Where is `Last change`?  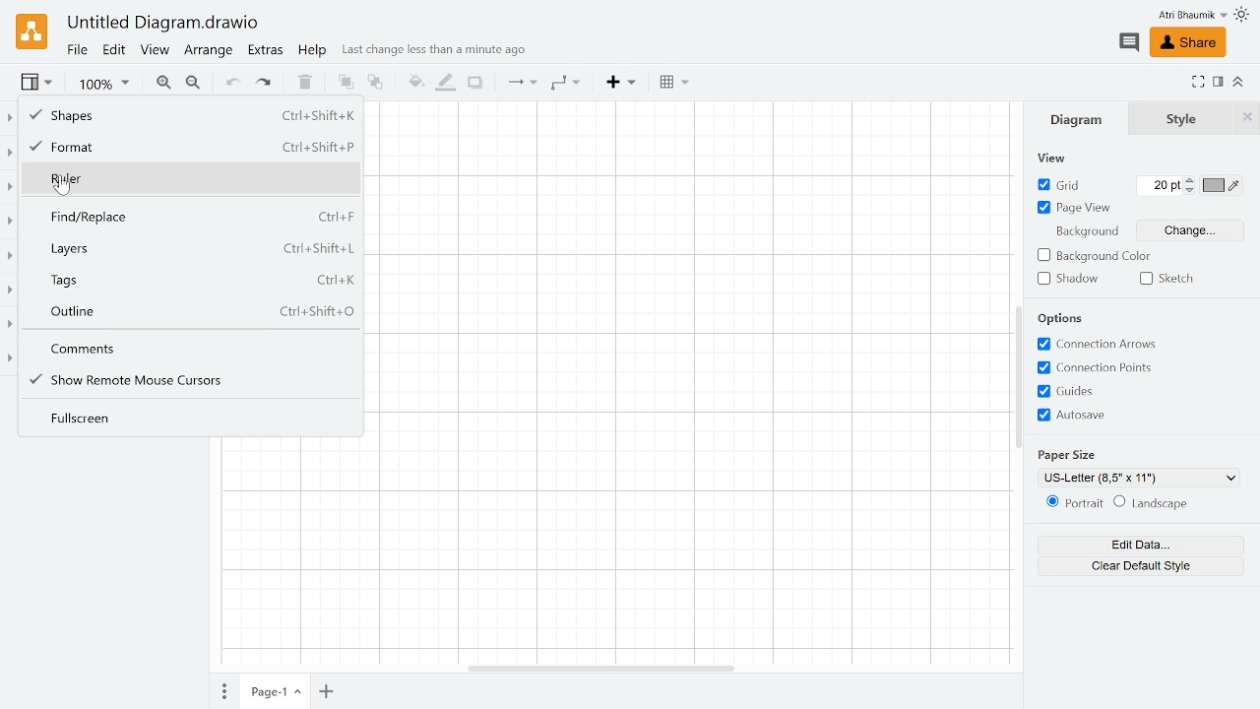
Last change is located at coordinates (439, 52).